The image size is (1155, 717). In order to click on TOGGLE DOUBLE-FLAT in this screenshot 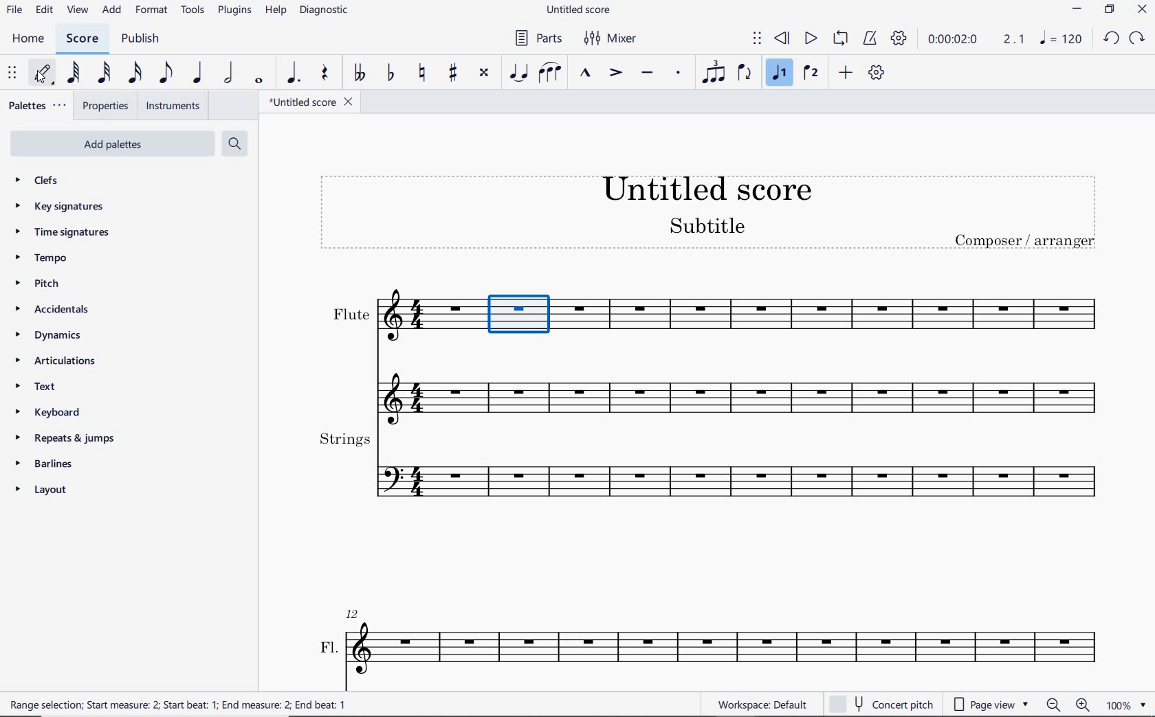, I will do `click(360, 73)`.